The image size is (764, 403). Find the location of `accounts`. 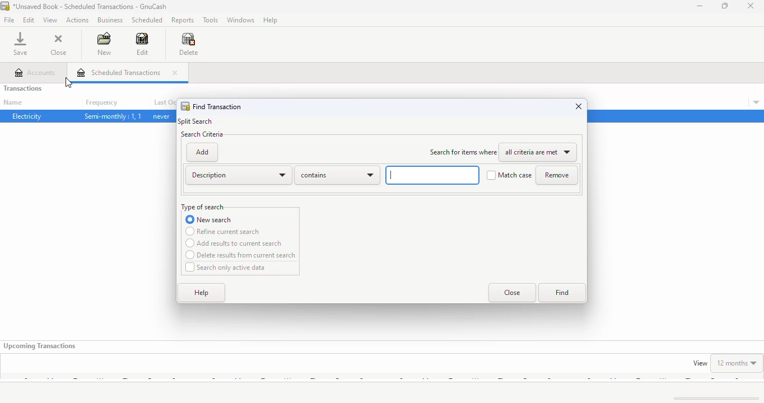

accounts is located at coordinates (36, 73).